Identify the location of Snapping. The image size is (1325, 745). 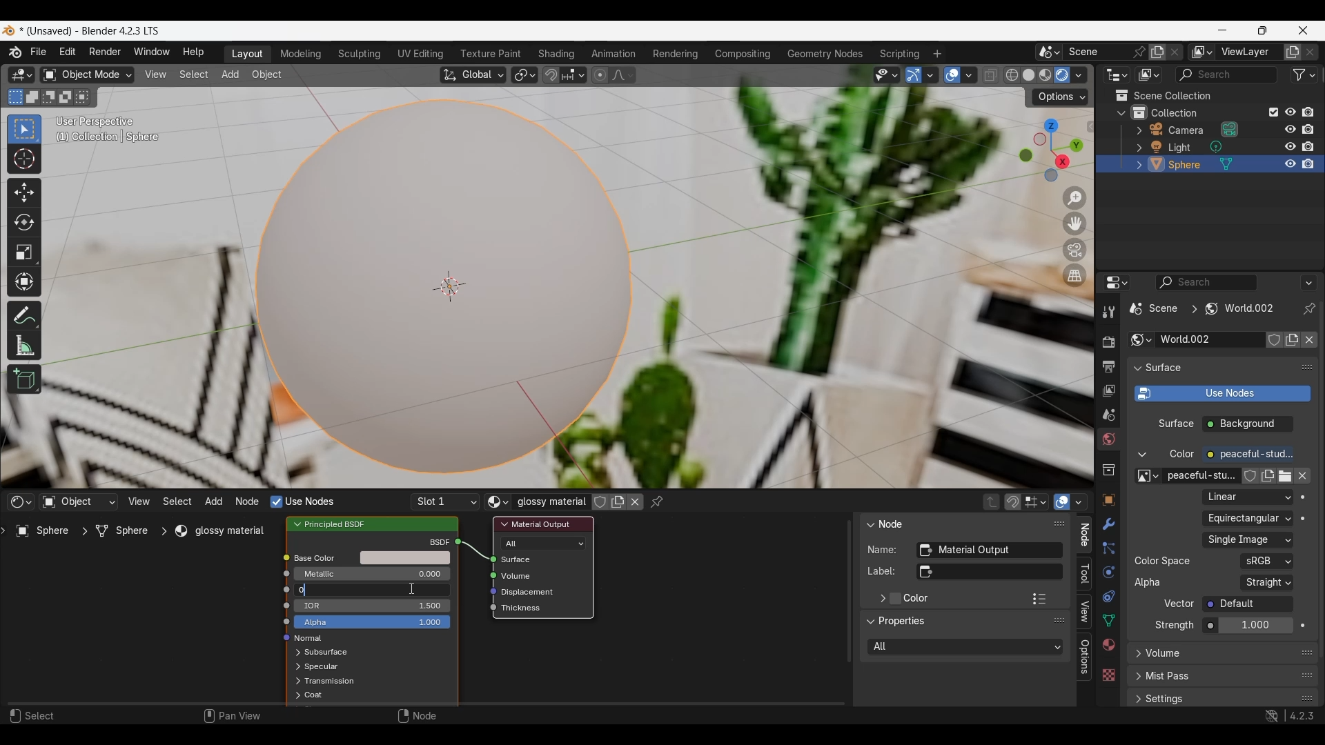
(573, 74).